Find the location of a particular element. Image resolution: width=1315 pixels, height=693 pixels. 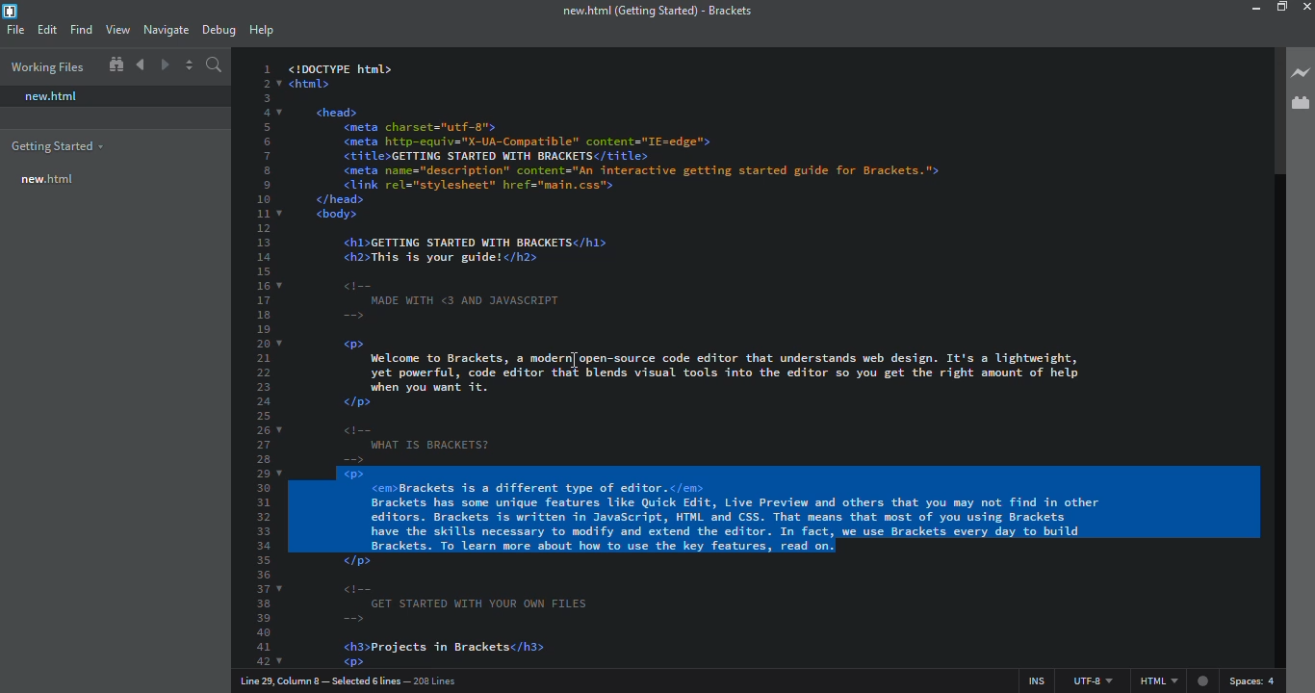

find is located at coordinates (81, 27).